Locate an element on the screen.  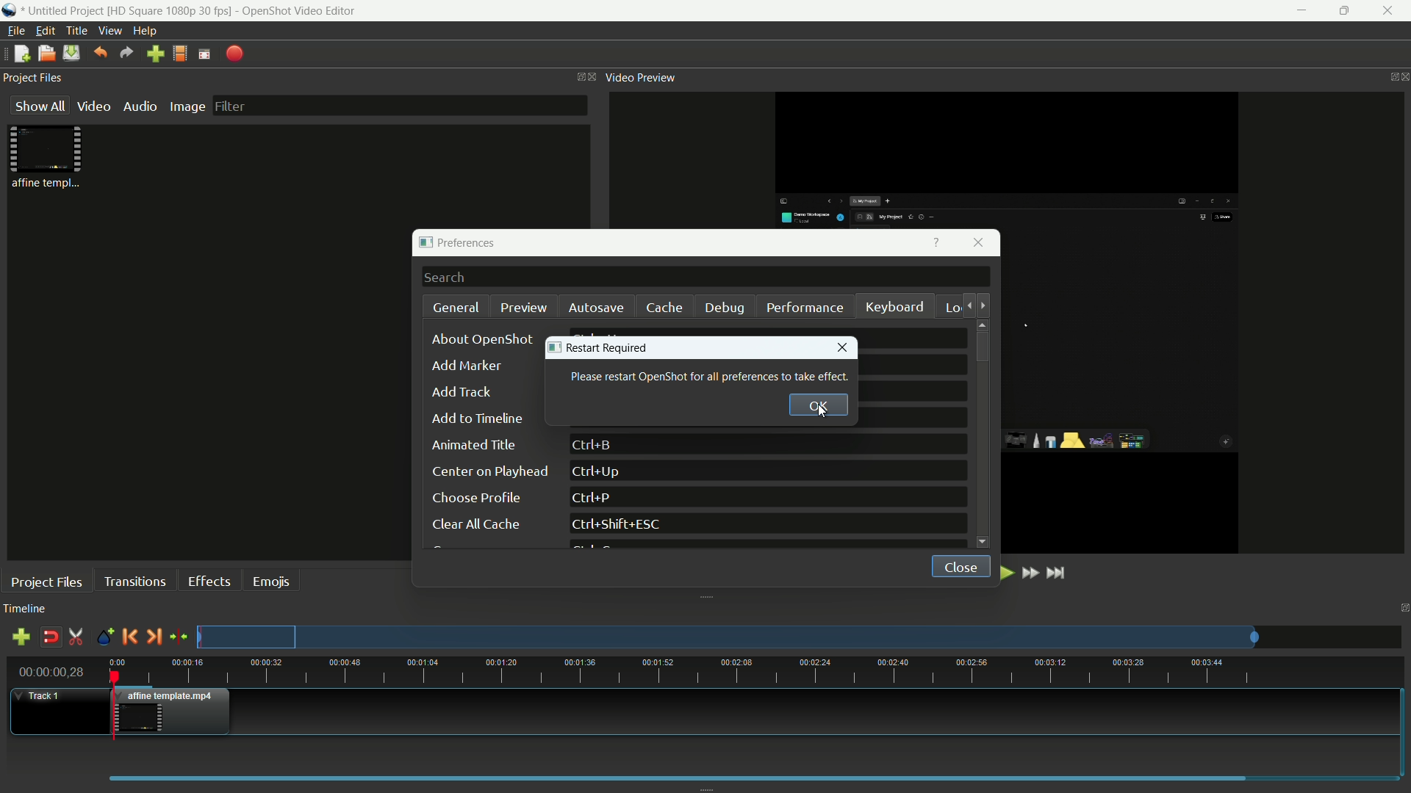
close window is located at coordinates (845, 347).